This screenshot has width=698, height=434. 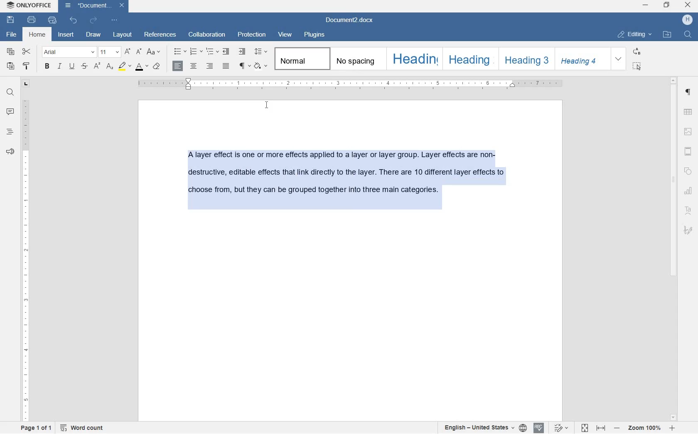 I want to click on subscript, so click(x=110, y=67).